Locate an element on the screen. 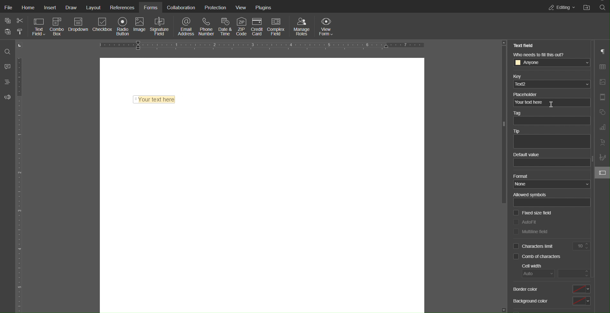 The image size is (610, 313). Radio Button is located at coordinates (122, 27).